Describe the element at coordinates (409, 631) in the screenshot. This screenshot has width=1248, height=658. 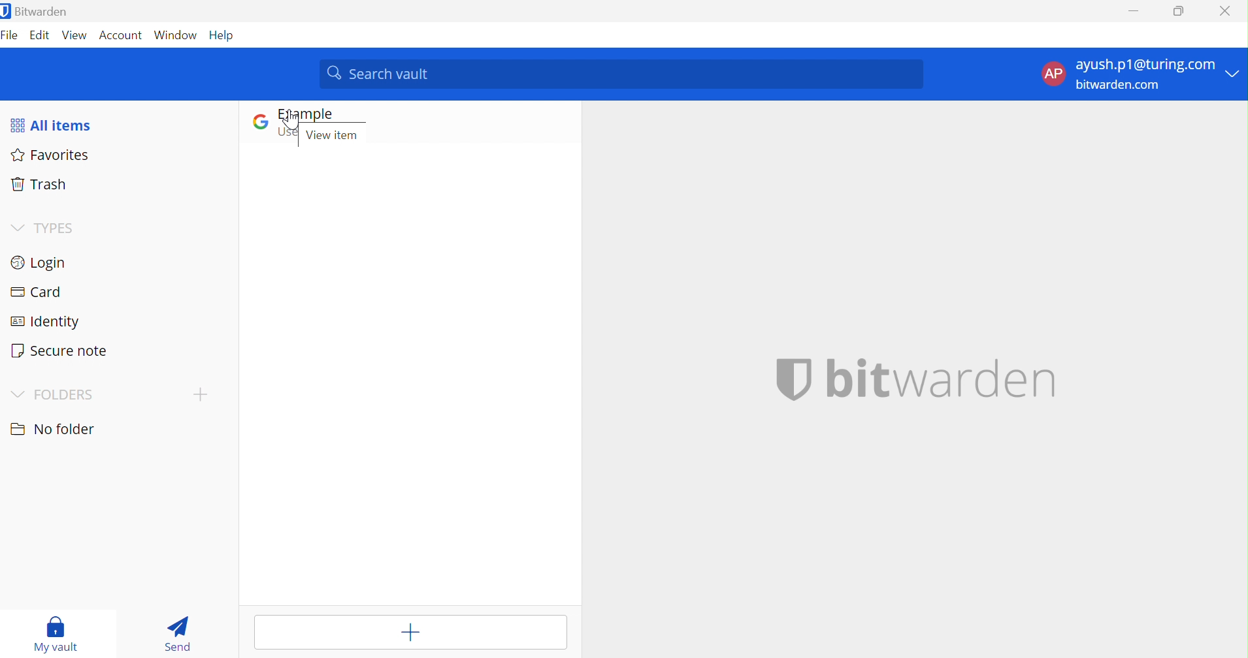
I see `Add item` at that location.